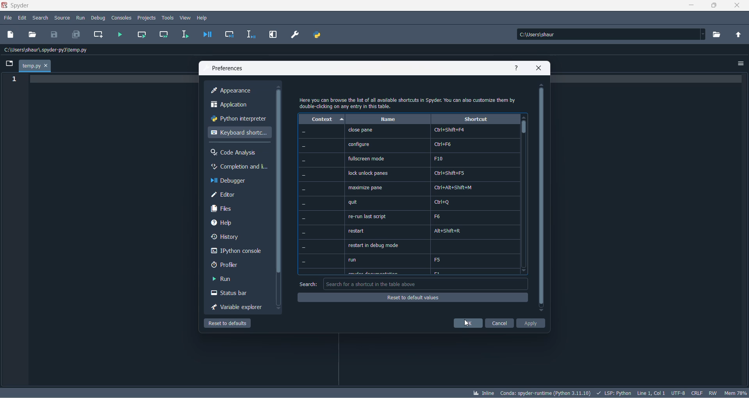  Describe the element at coordinates (483, 393) in the screenshot. I see `inline` at that location.